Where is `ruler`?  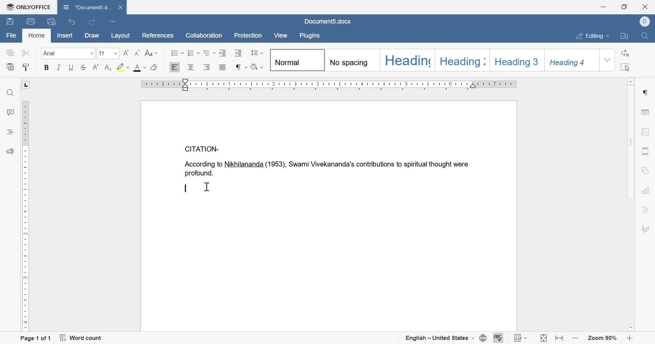 ruler is located at coordinates (329, 85).